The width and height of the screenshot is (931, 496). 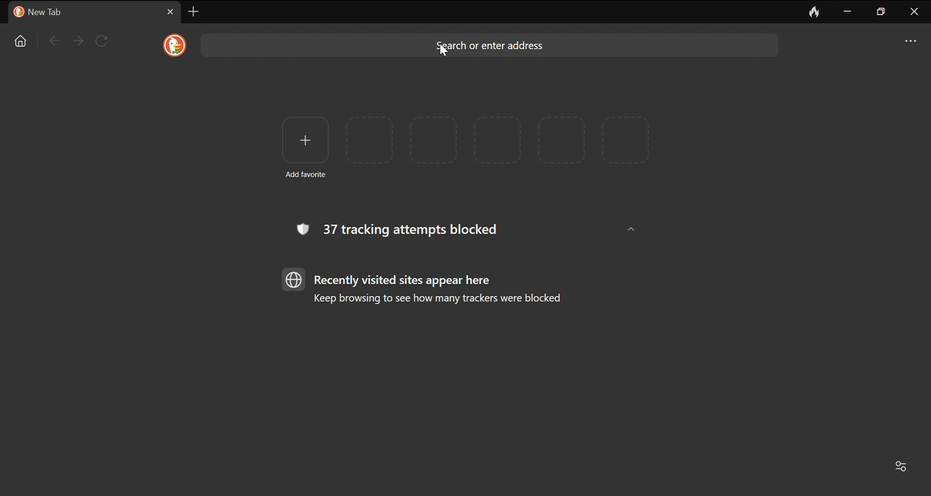 I want to click on Add new tab, so click(x=193, y=11).